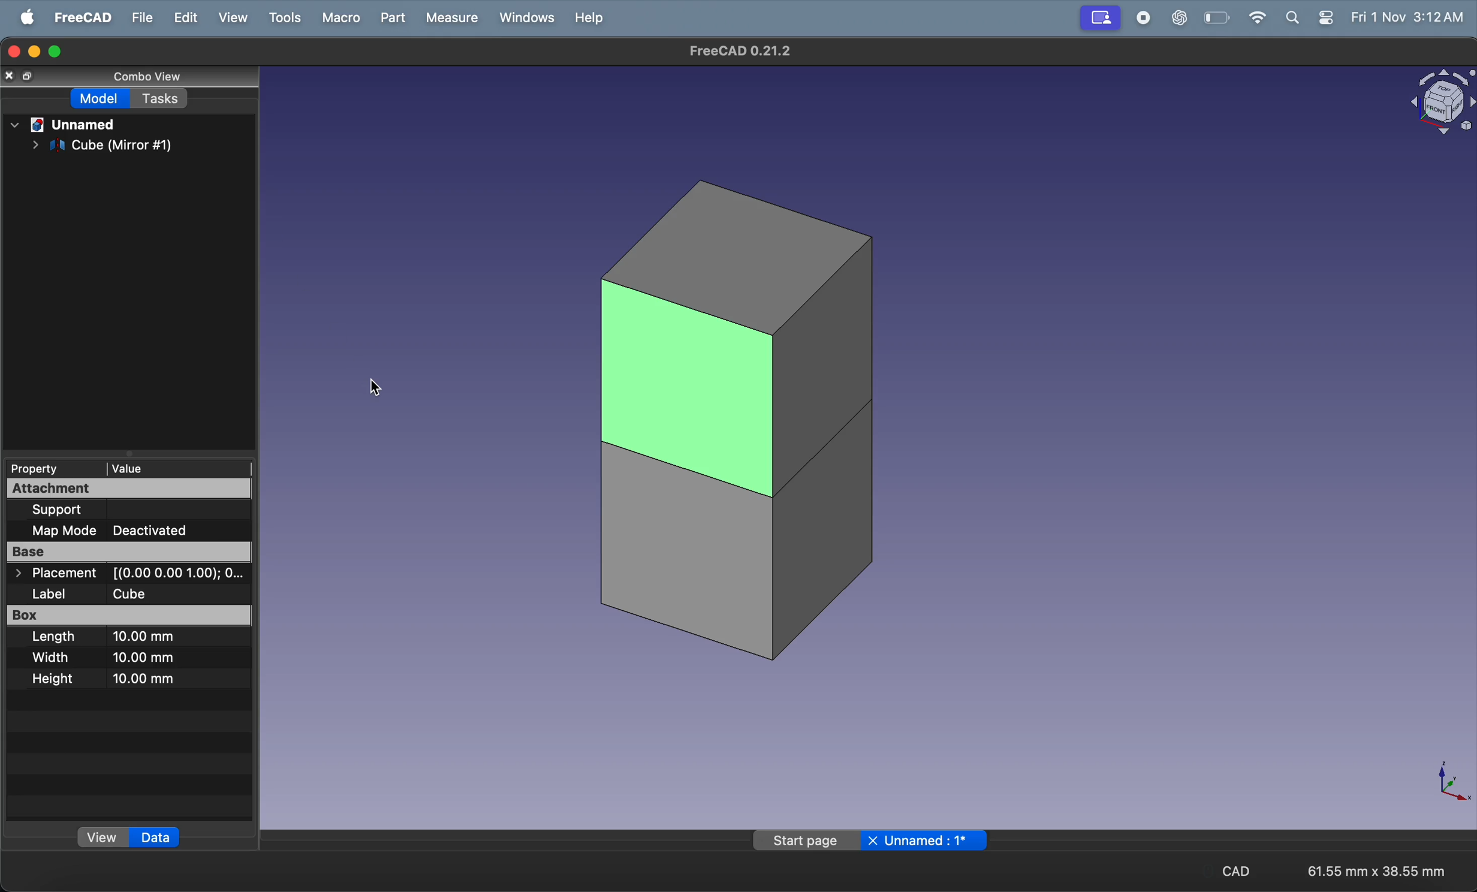  What do you see at coordinates (1218, 18) in the screenshot?
I see `battery` at bounding box center [1218, 18].